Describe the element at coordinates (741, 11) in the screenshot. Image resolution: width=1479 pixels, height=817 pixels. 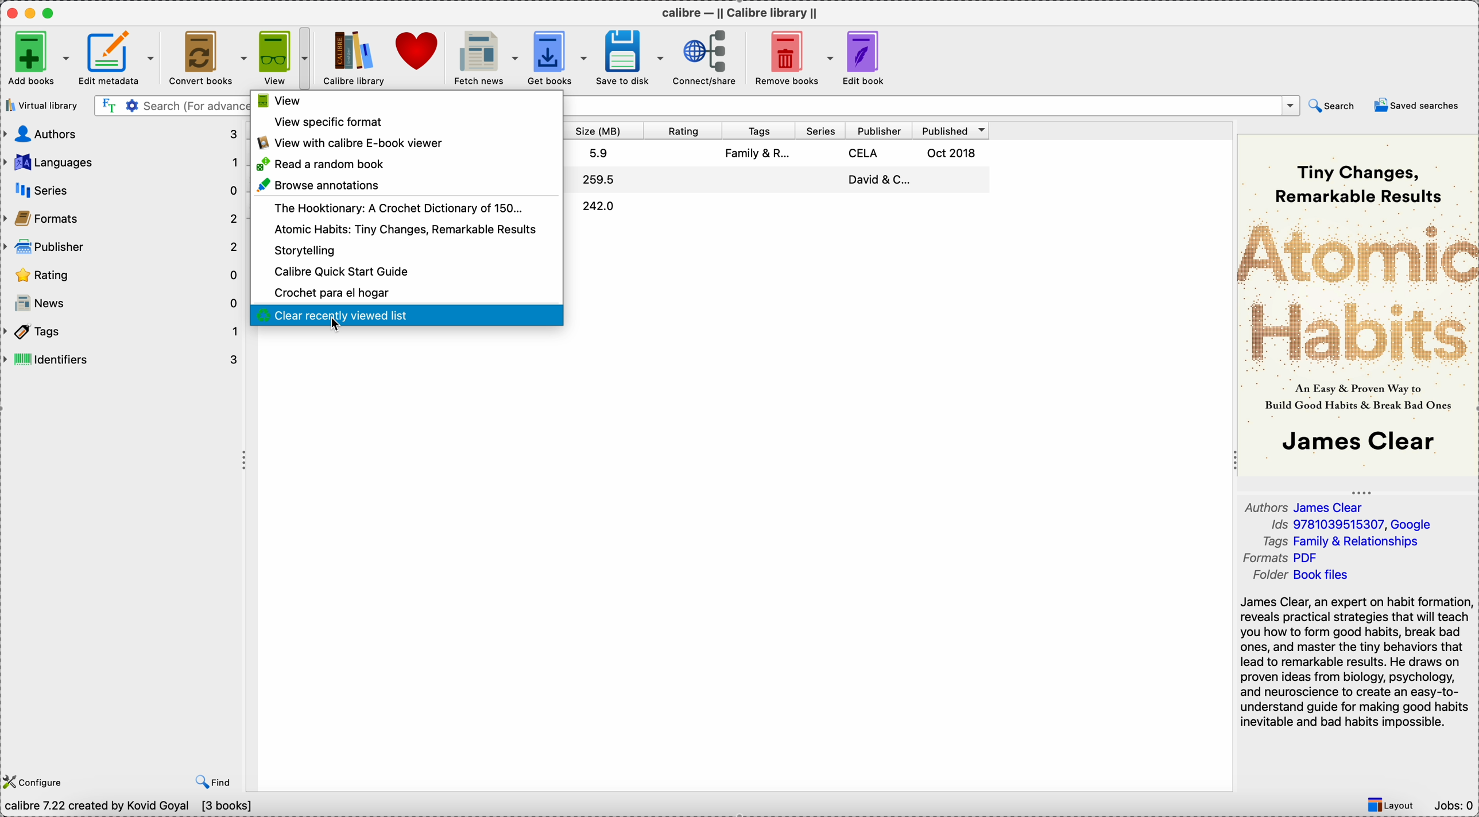
I see `calibre - || Calibre library ||` at that location.